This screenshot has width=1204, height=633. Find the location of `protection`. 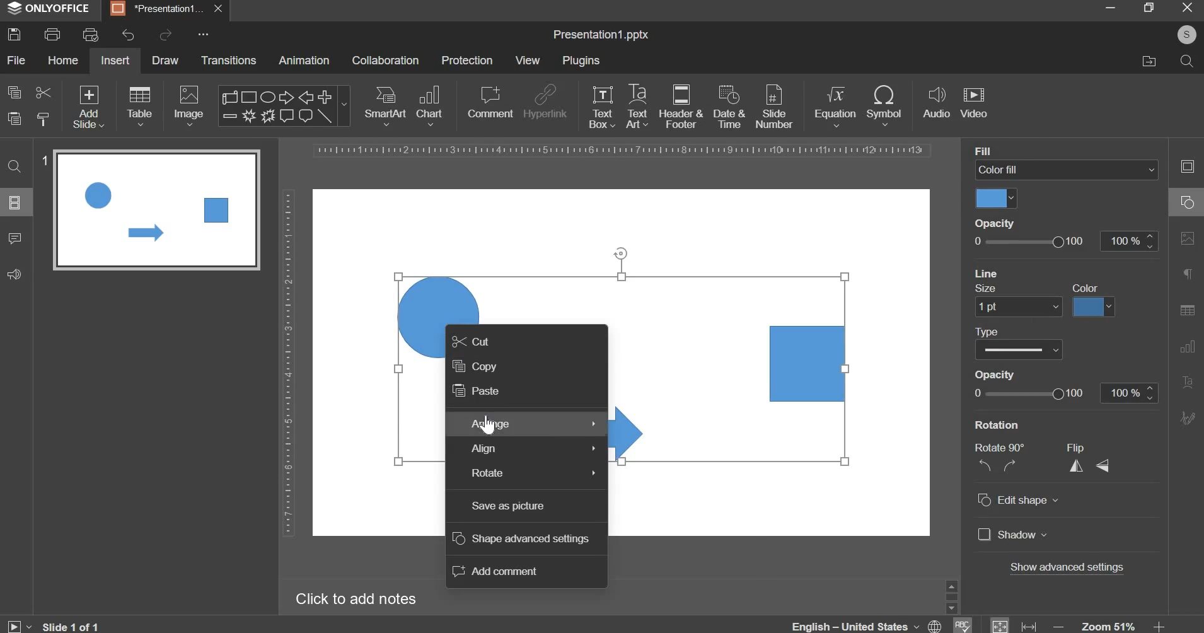

protection is located at coordinates (467, 60).